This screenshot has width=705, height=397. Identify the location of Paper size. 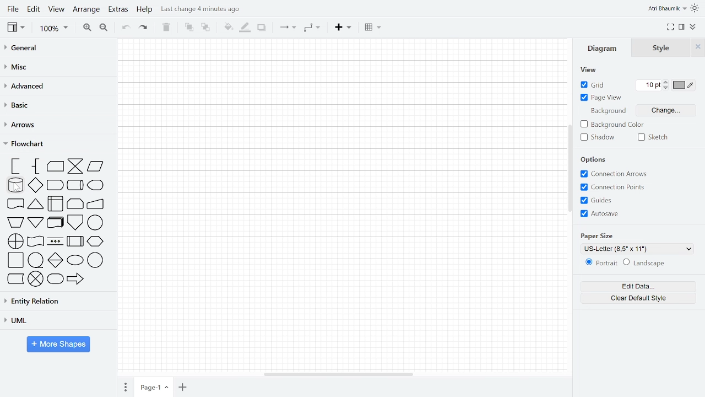
(636, 248).